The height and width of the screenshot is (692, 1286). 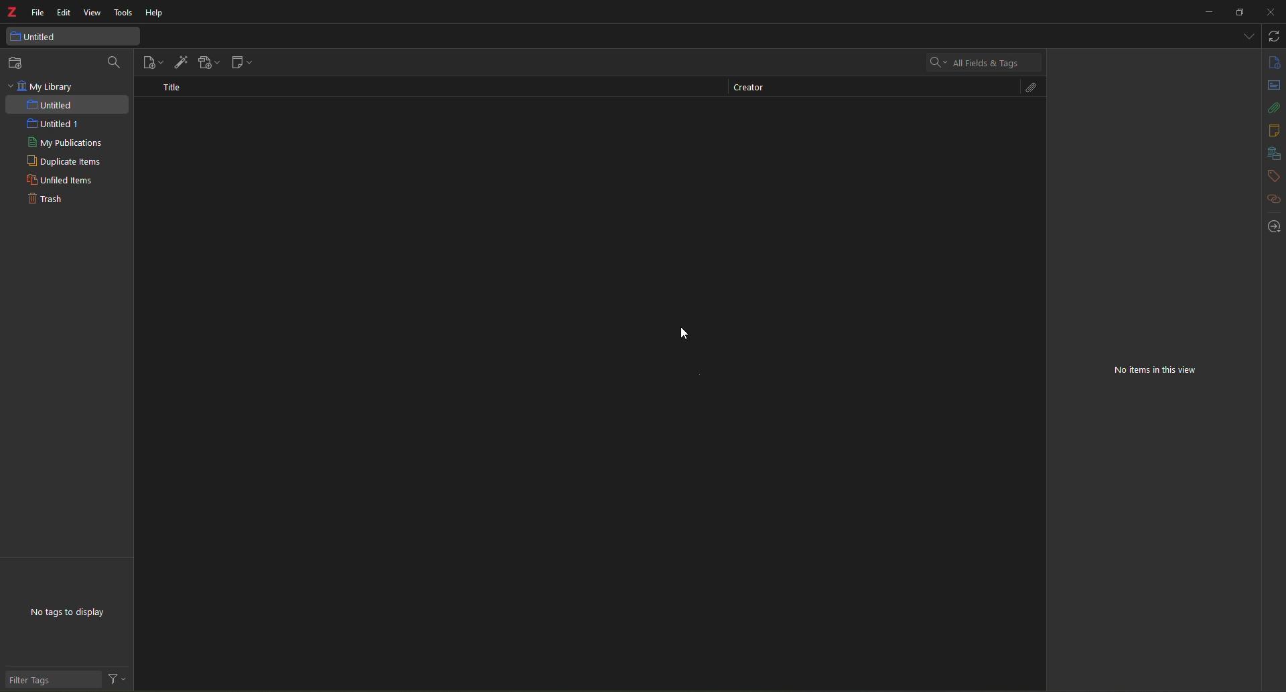 What do you see at coordinates (1189, 62) in the screenshot?
I see `insert link` at bounding box center [1189, 62].